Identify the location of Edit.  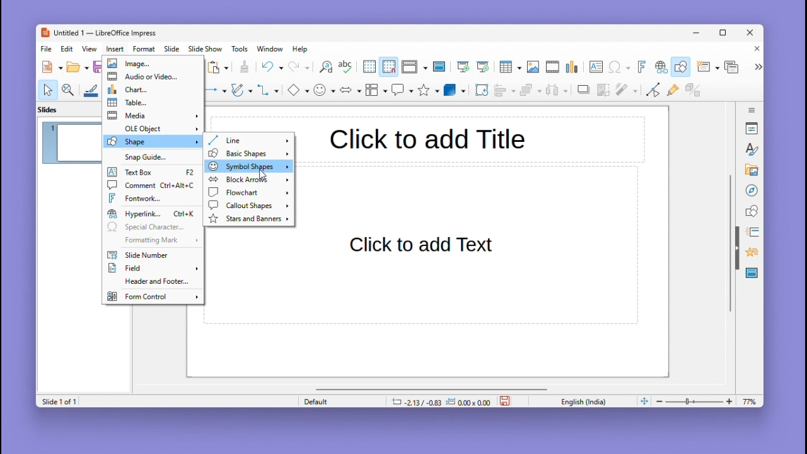
(68, 49).